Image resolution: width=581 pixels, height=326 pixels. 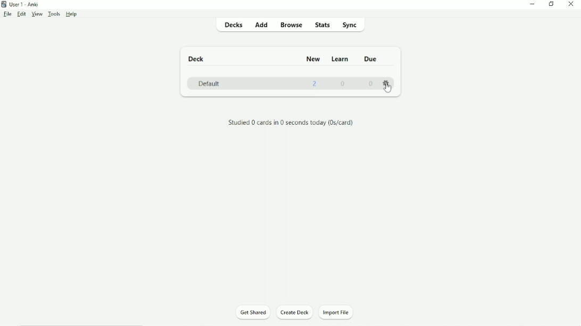 What do you see at coordinates (371, 84) in the screenshot?
I see `0` at bounding box center [371, 84].